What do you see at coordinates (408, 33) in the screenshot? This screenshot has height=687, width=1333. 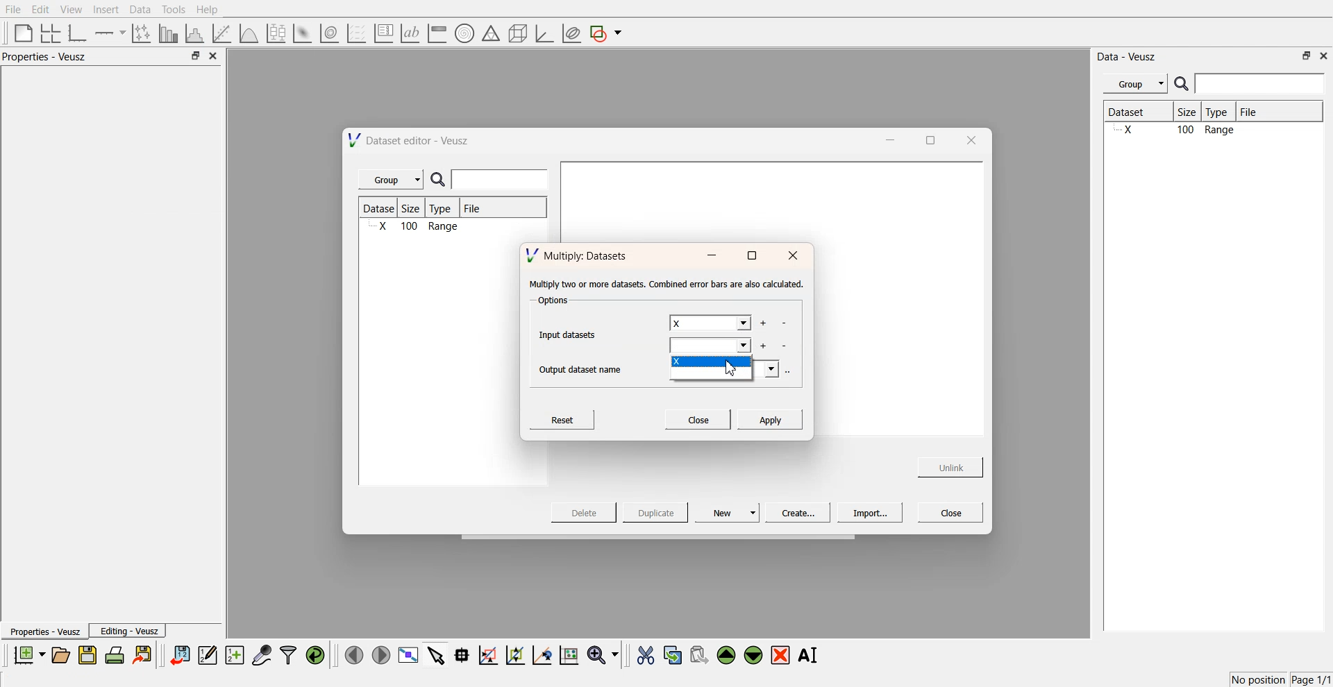 I see `text label` at bounding box center [408, 33].